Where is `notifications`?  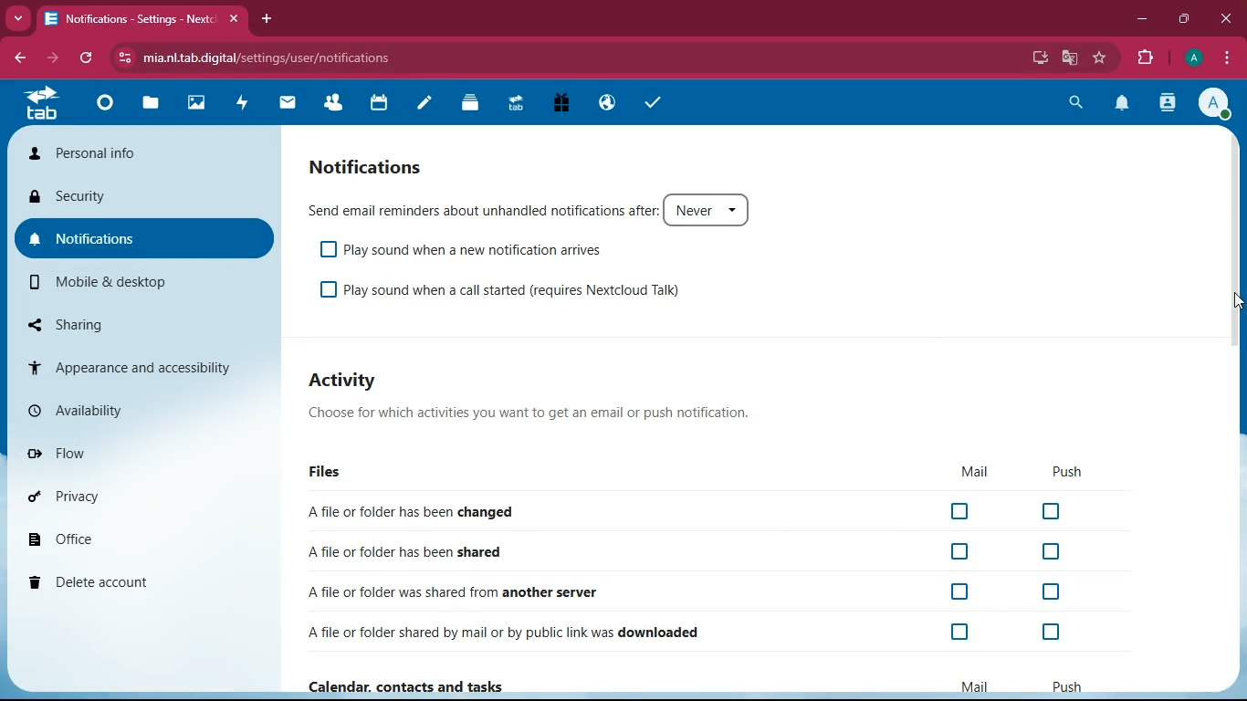 notifications is located at coordinates (145, 240).